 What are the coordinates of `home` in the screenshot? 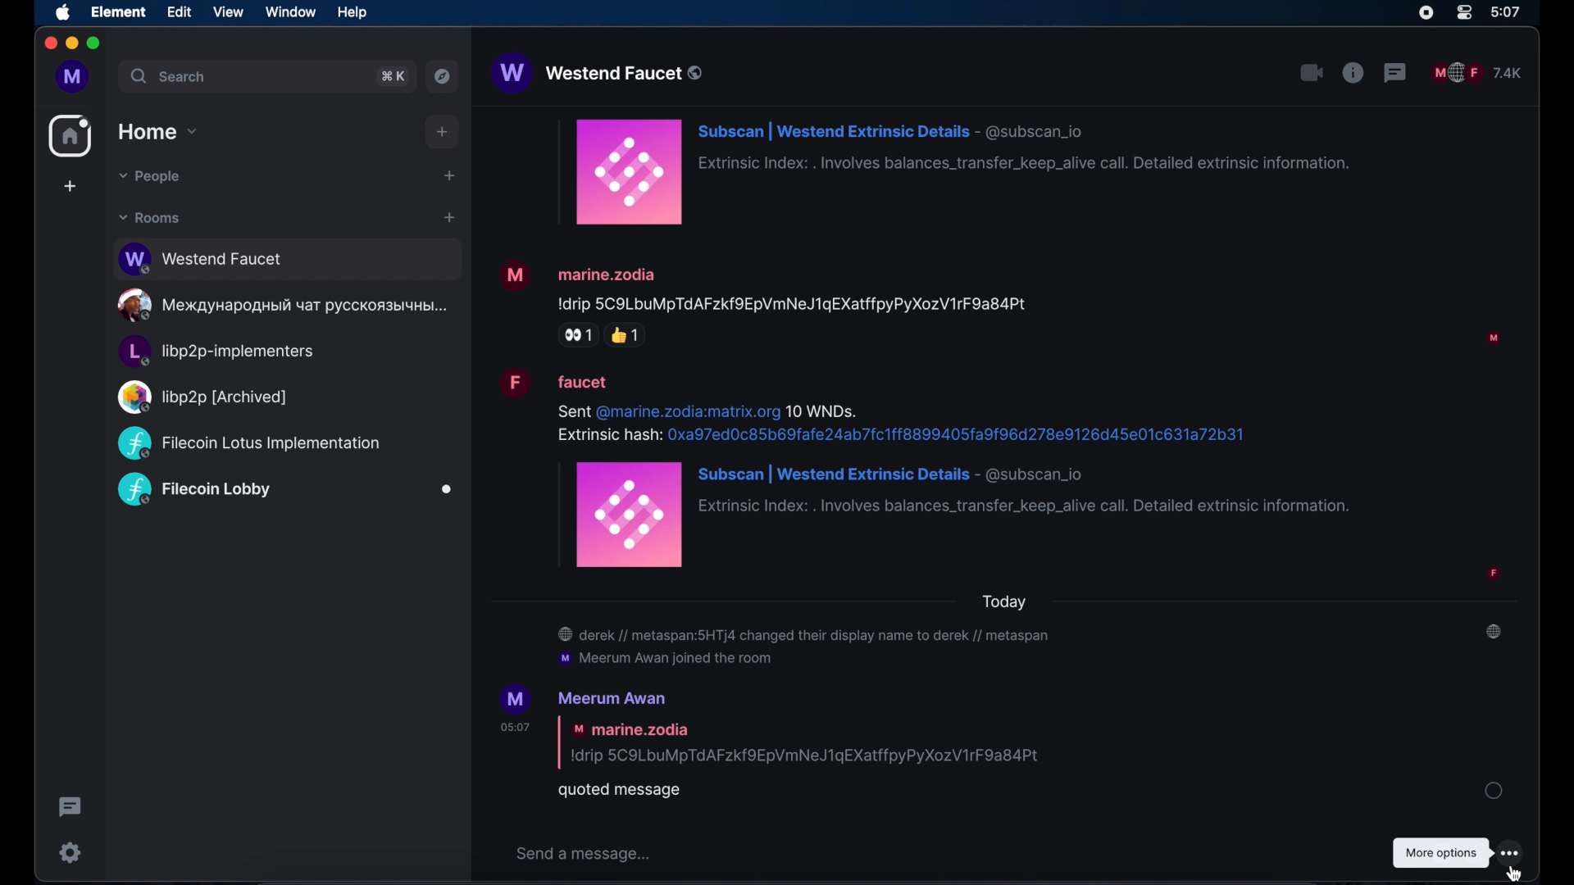 It's located at (70, 136).